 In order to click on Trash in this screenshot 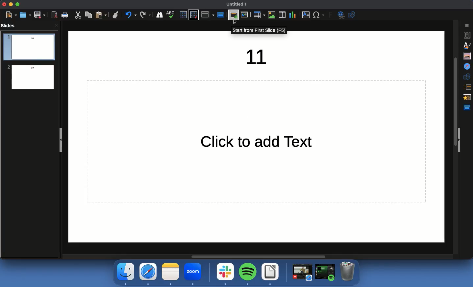, I will do `click(348, 272)`.